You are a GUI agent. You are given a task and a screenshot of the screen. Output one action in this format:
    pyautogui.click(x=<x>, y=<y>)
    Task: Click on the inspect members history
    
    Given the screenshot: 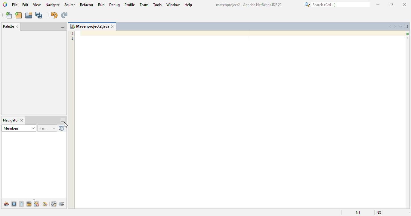 What is the action you would take?
    pyautogui.click(x=48, y=128)
    